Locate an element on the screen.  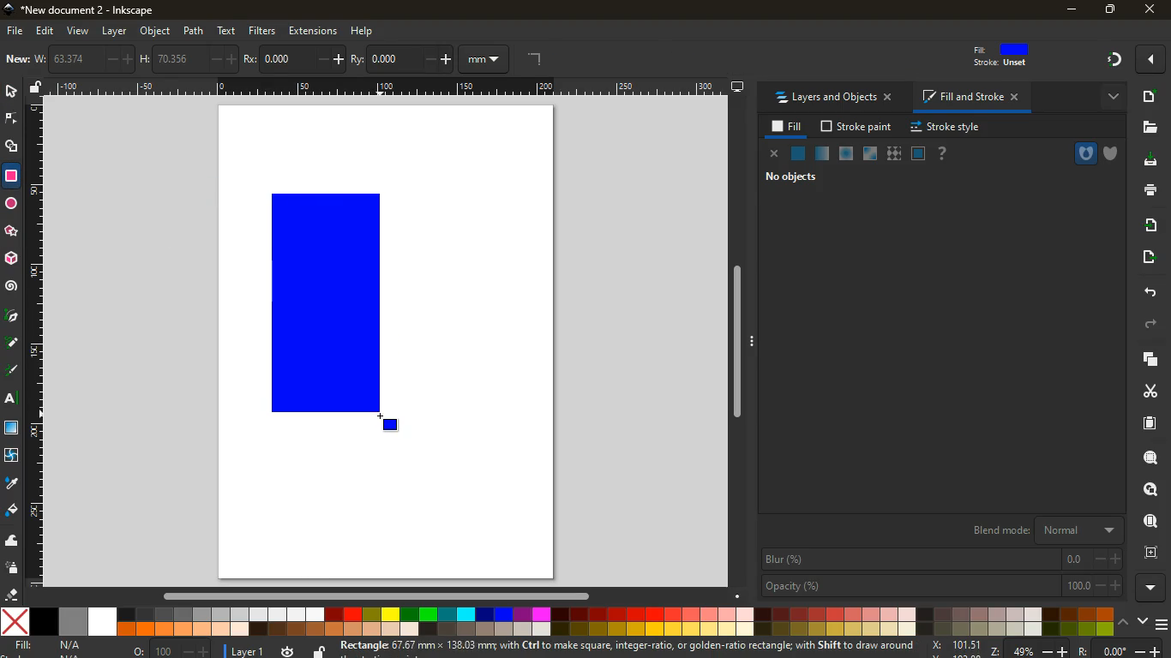
zoom is located at coordinates (1046, 648).